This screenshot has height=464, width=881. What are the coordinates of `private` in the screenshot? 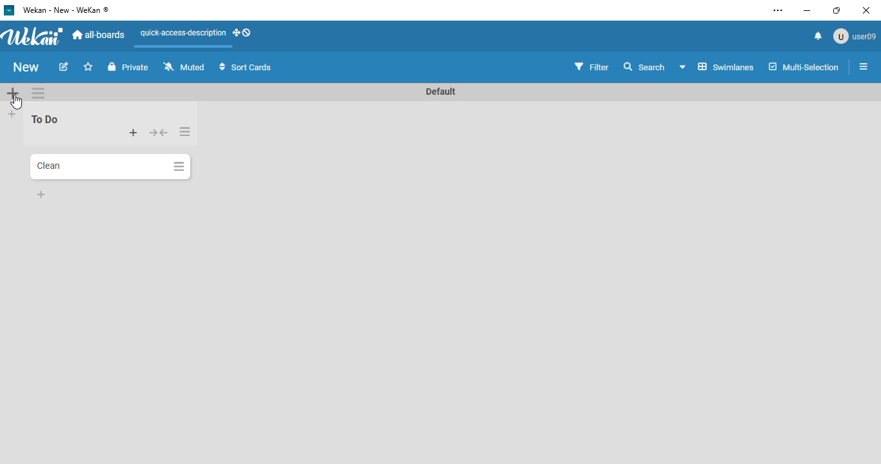 It's located at (129, 66).